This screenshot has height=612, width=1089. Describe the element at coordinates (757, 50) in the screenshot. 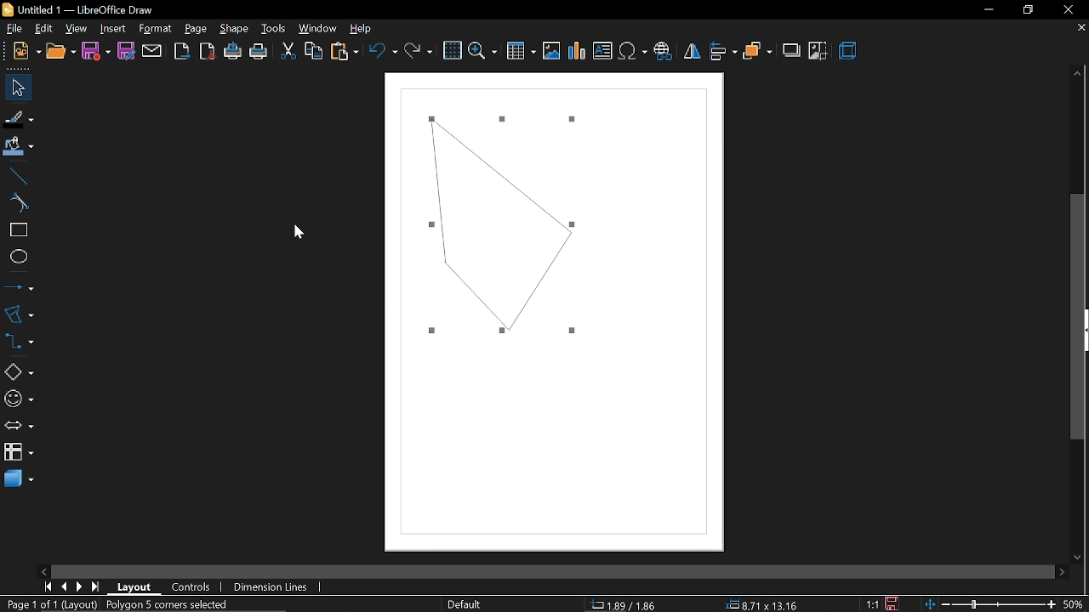

I see `arrange` at that location.